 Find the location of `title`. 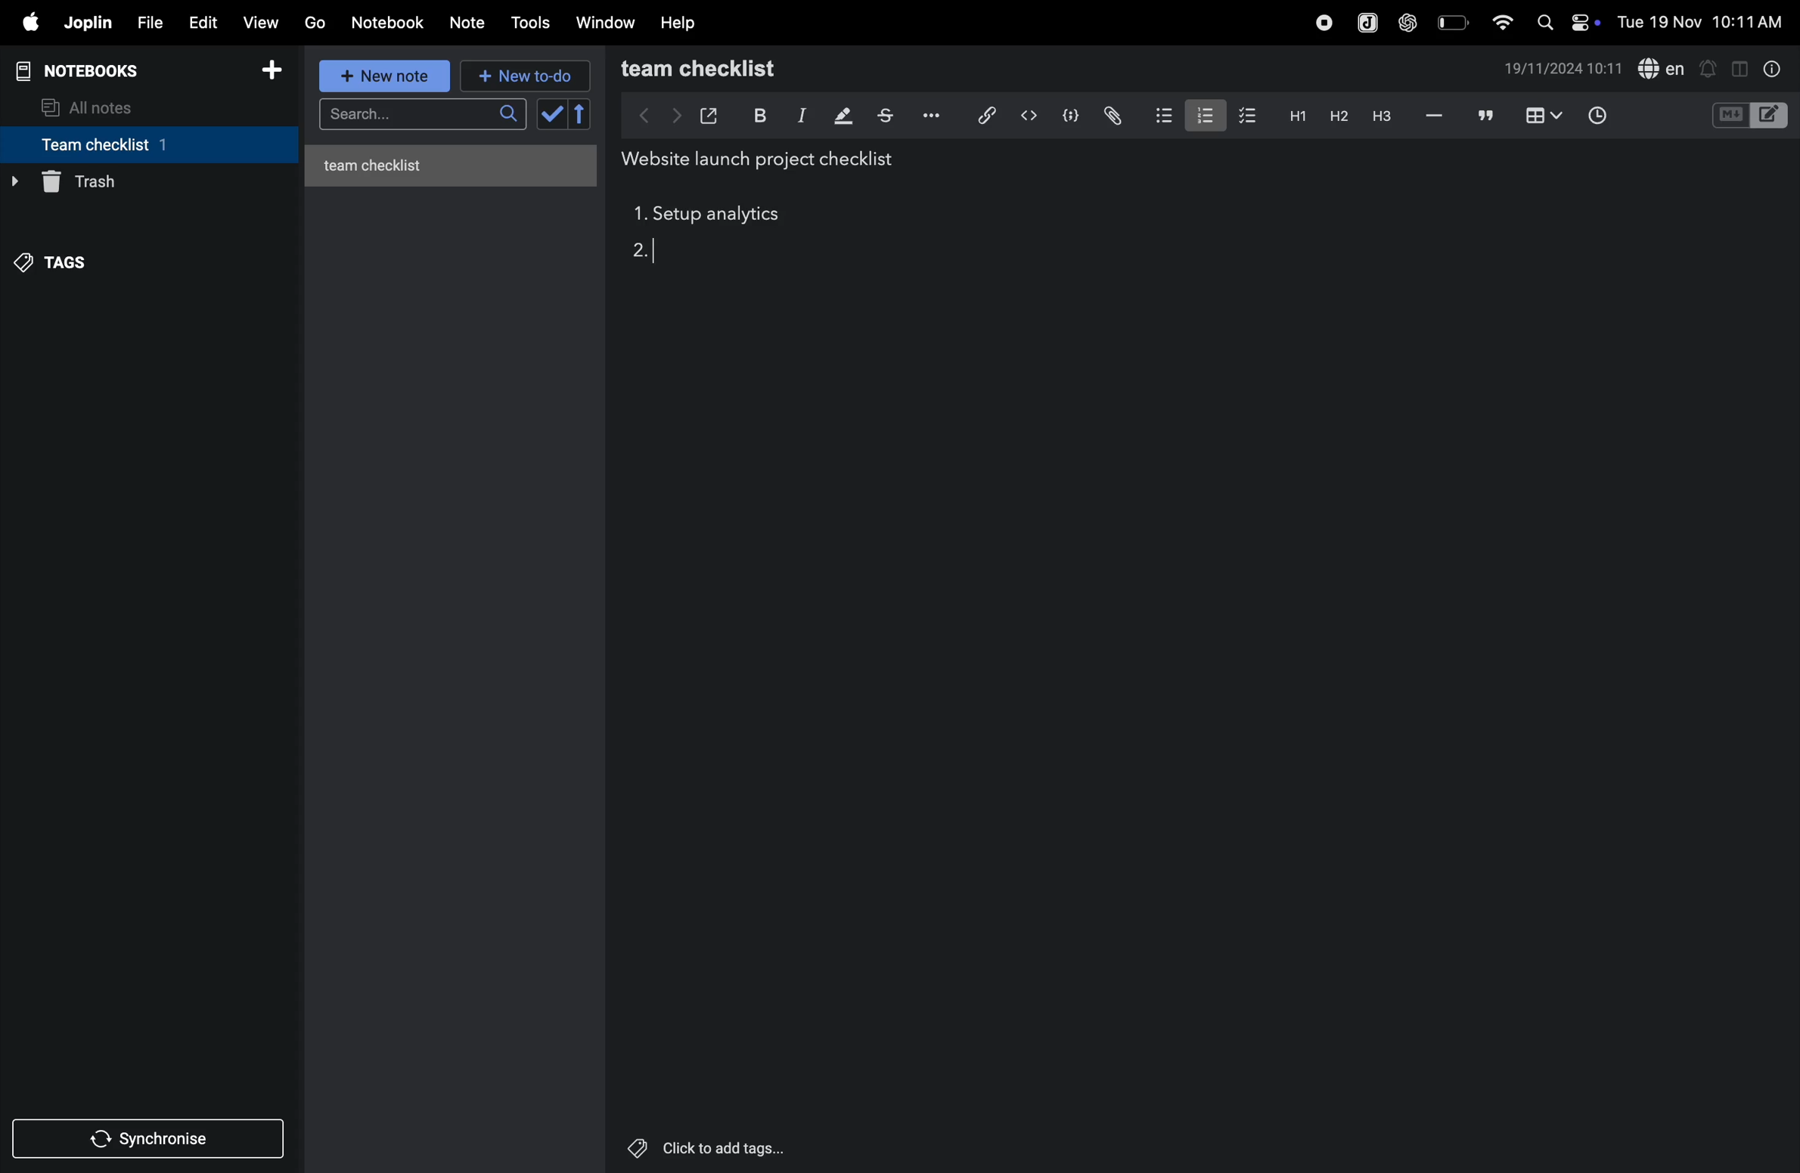

title is located at coordinates (765, 160).